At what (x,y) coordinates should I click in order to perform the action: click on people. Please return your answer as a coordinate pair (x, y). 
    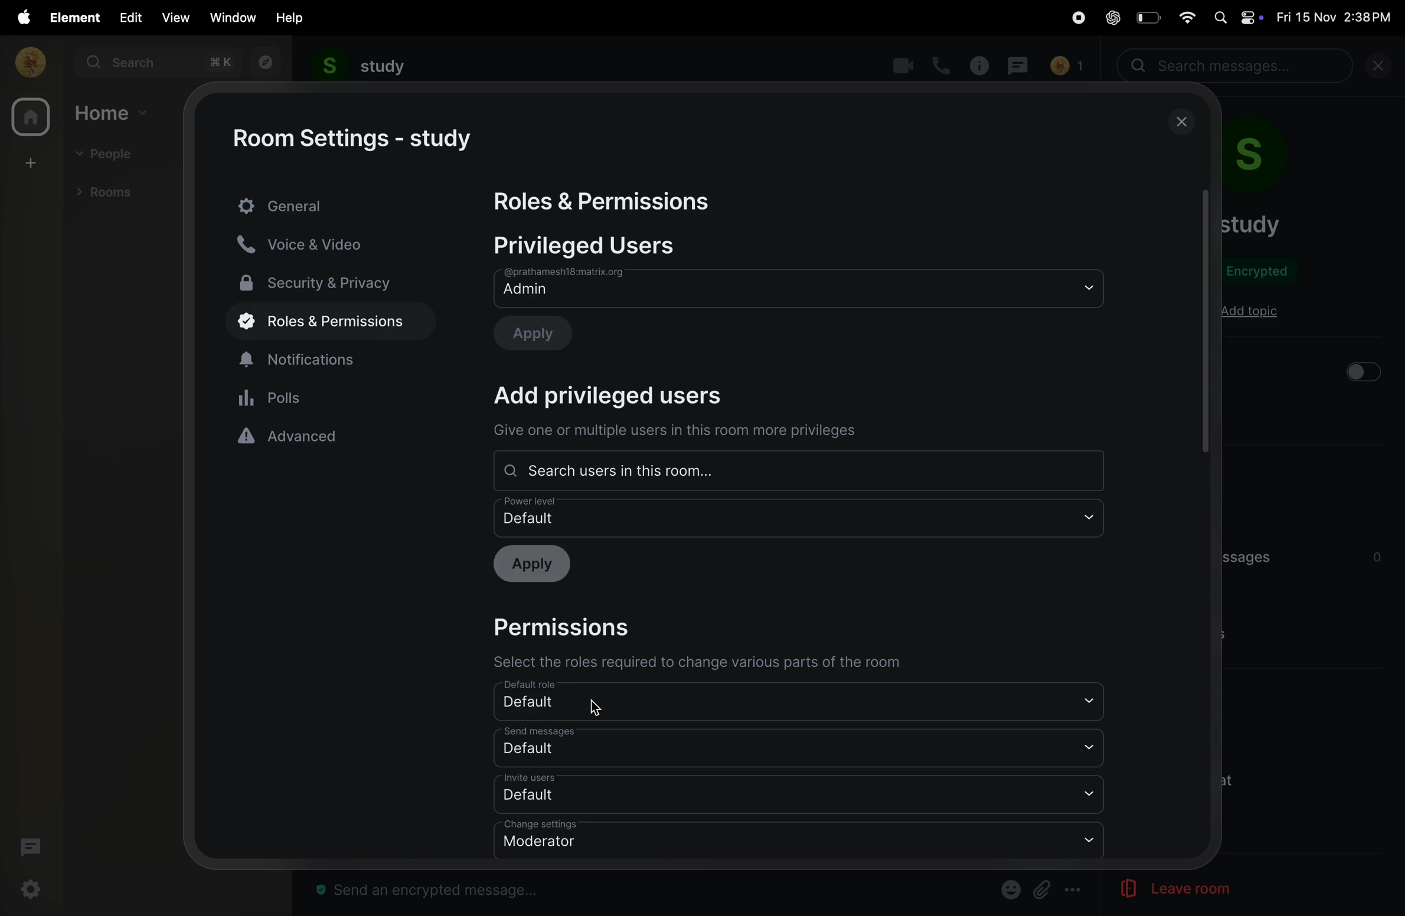
    Looking at the image, I should click on (110, 155).